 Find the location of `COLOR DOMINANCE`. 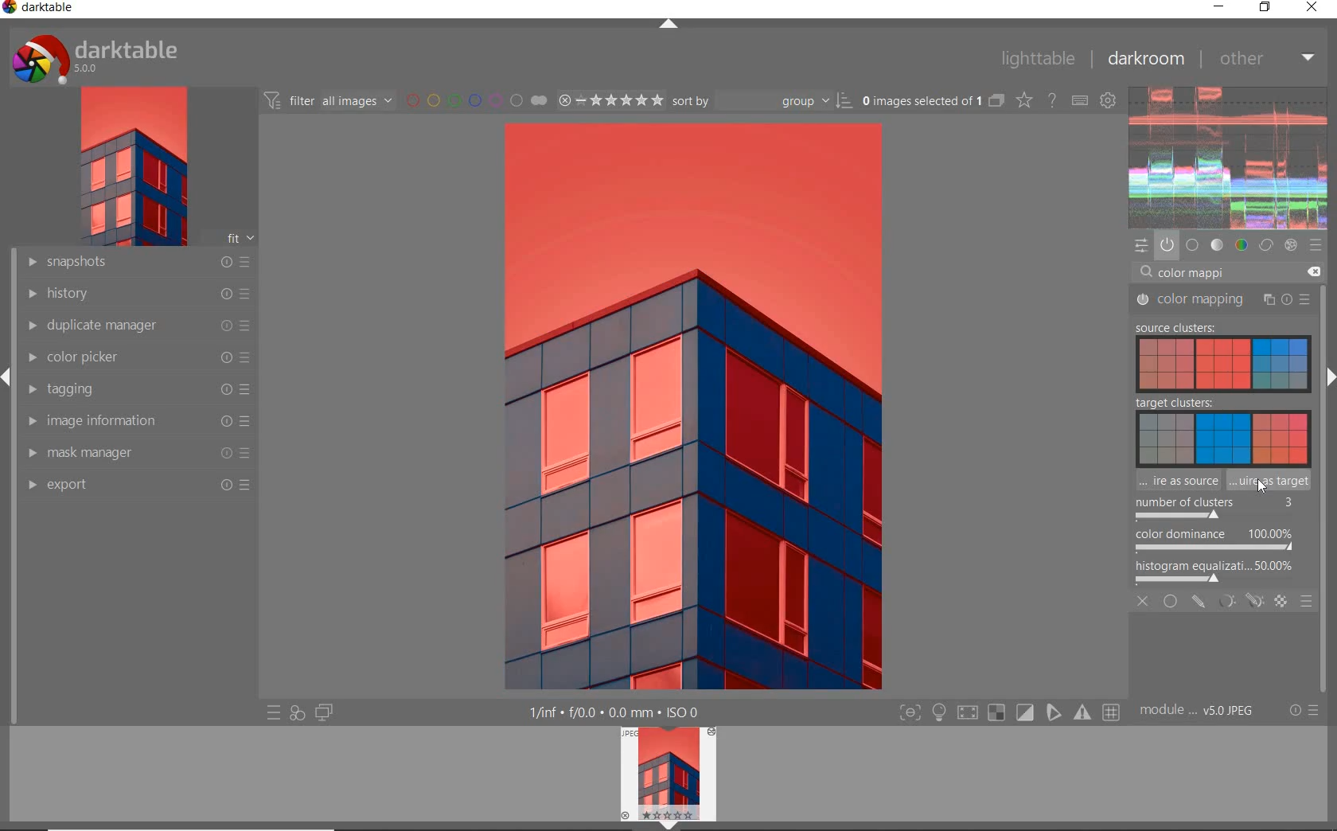

COLOR DOMINANCE is located at coordinates (1214, 540).